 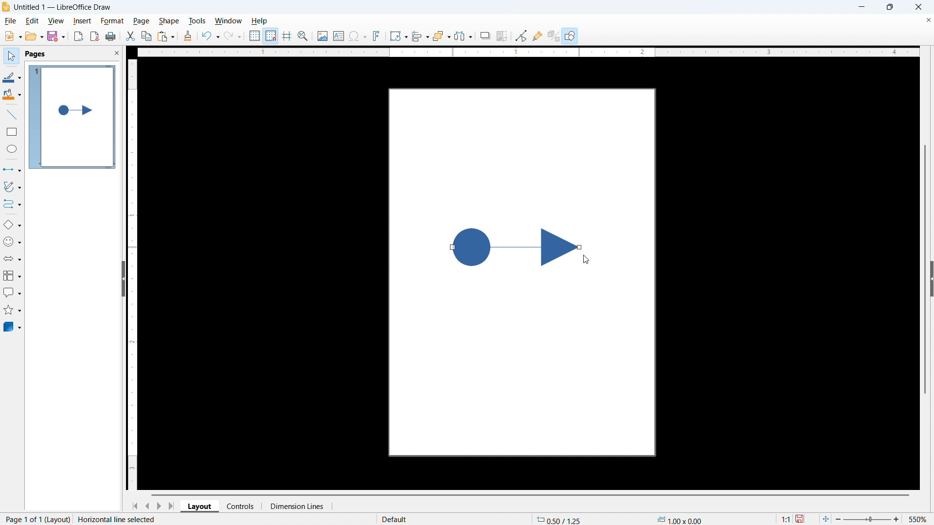 What do you see at coordinates (786, 519) in the screenshot?
I see `1:1` at bounding box center [786, 519].